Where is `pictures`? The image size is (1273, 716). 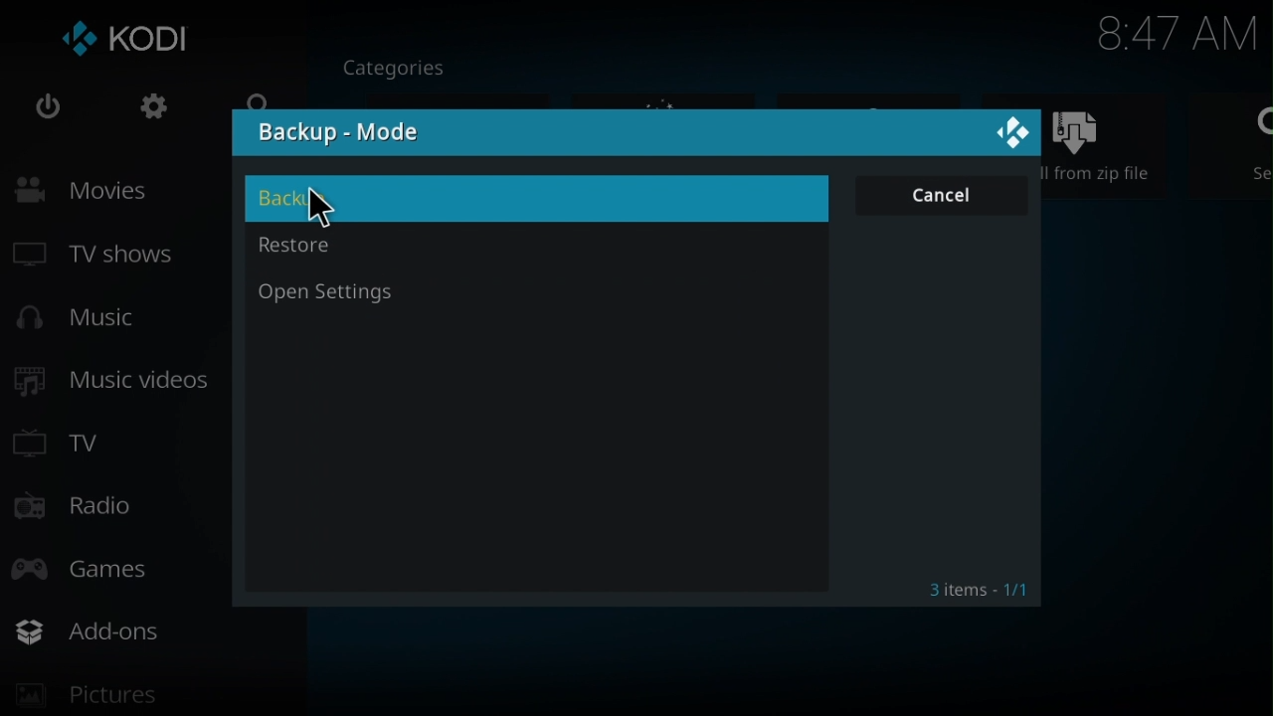 pictures is located at coordinates (145, 699).